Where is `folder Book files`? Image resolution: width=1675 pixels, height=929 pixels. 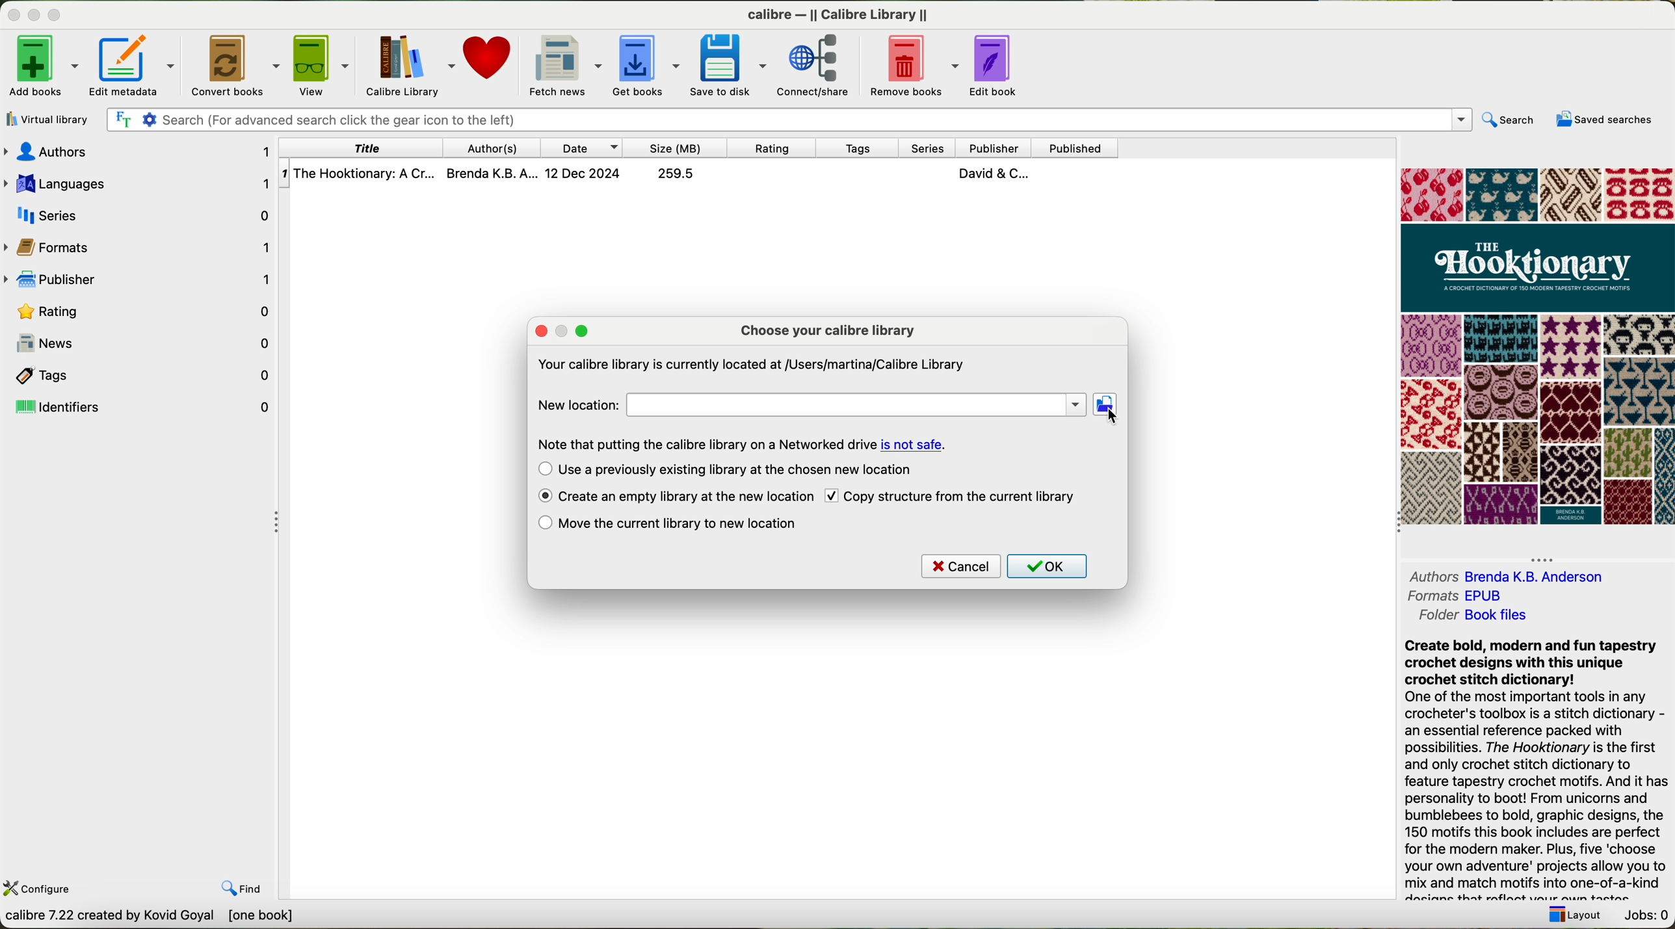
folder Book files is located at coordinates (1476, 618).